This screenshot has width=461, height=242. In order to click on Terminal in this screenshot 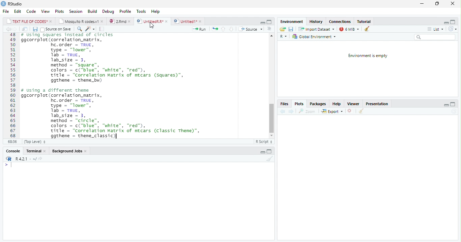, I will do `click(35, 151)`.